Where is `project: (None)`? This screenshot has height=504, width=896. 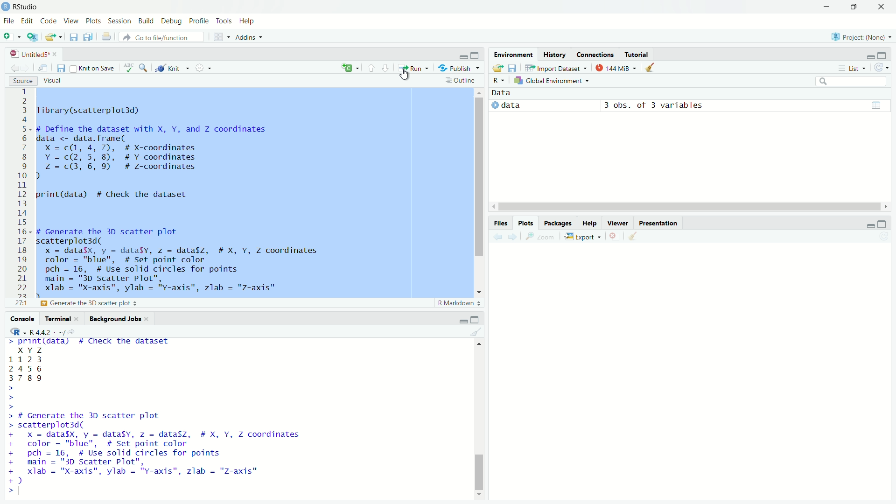 project: (None) is located at coordinates (863, 37).